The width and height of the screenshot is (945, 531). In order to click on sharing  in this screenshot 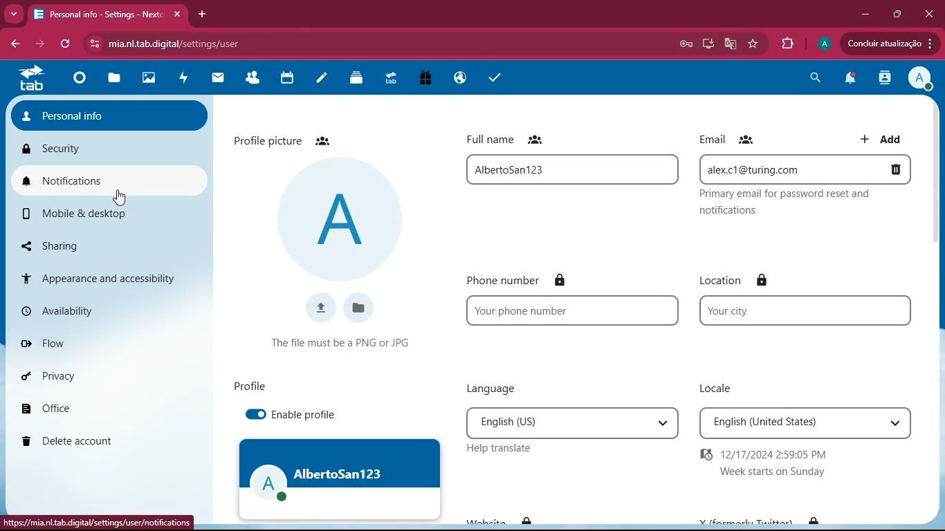, I will do `click(55, 241)`.